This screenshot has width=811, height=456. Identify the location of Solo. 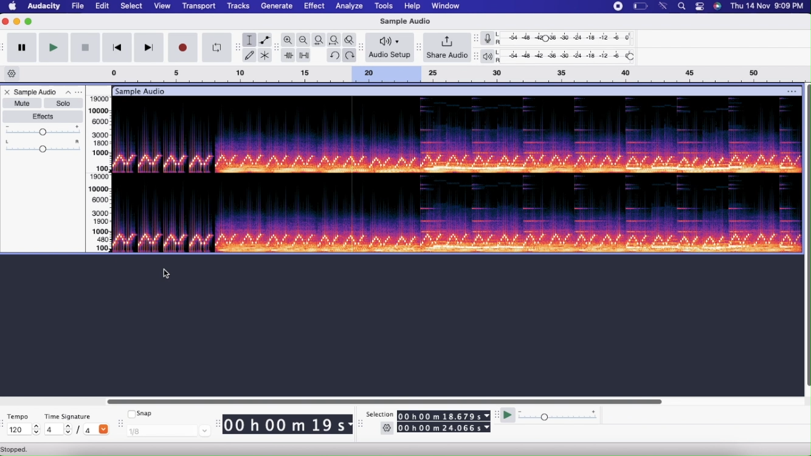
(64, 103).